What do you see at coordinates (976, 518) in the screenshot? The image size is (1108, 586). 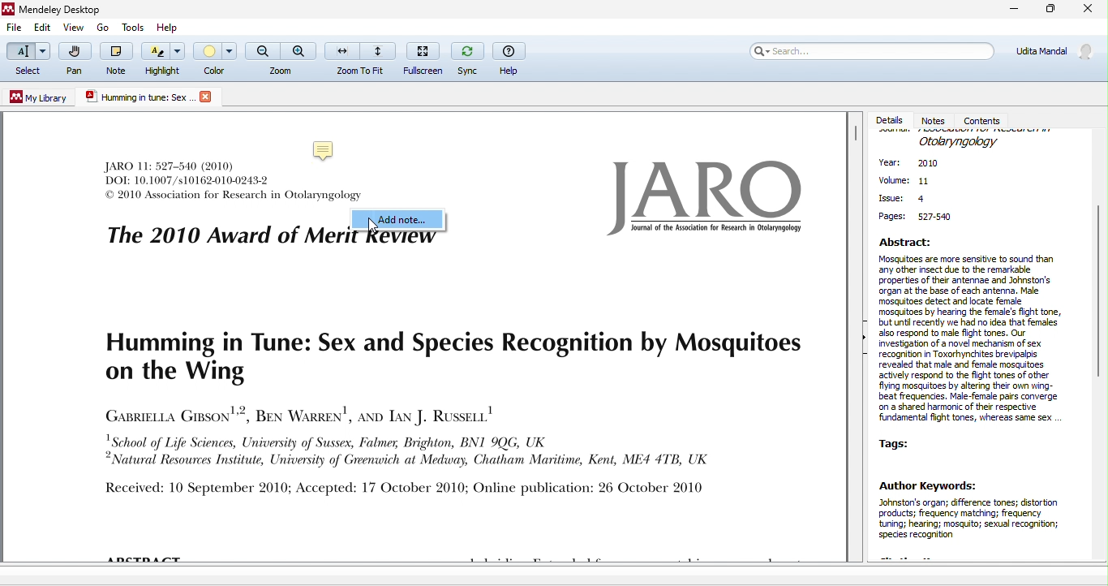 I see `author keywords` at bounding box center [976, 518].